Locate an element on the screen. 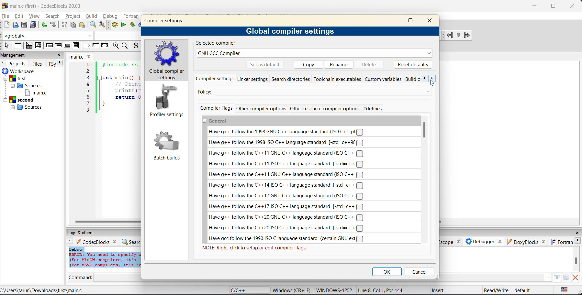  Have g++ follow the C++20 GNU C++ language standard (ISO C++  is located at coordinates (286, 218).